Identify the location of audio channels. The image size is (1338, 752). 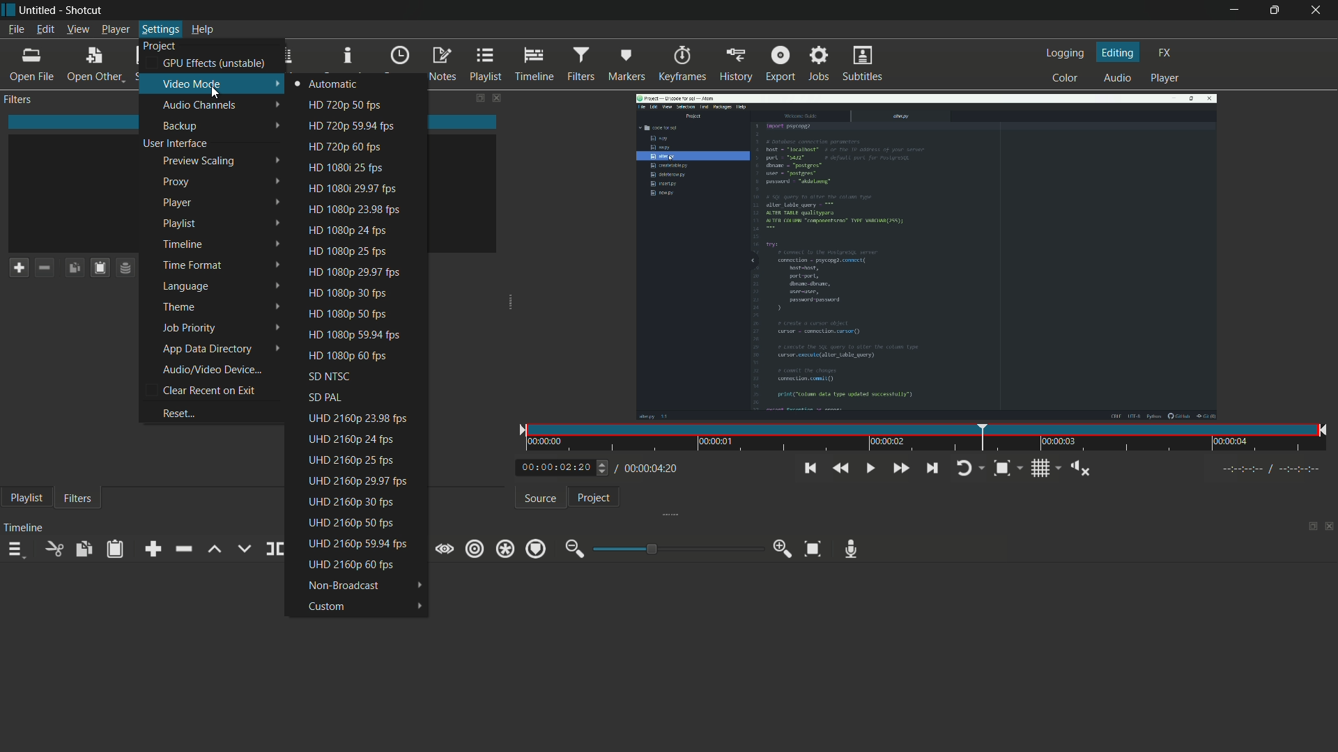
(213, 105).